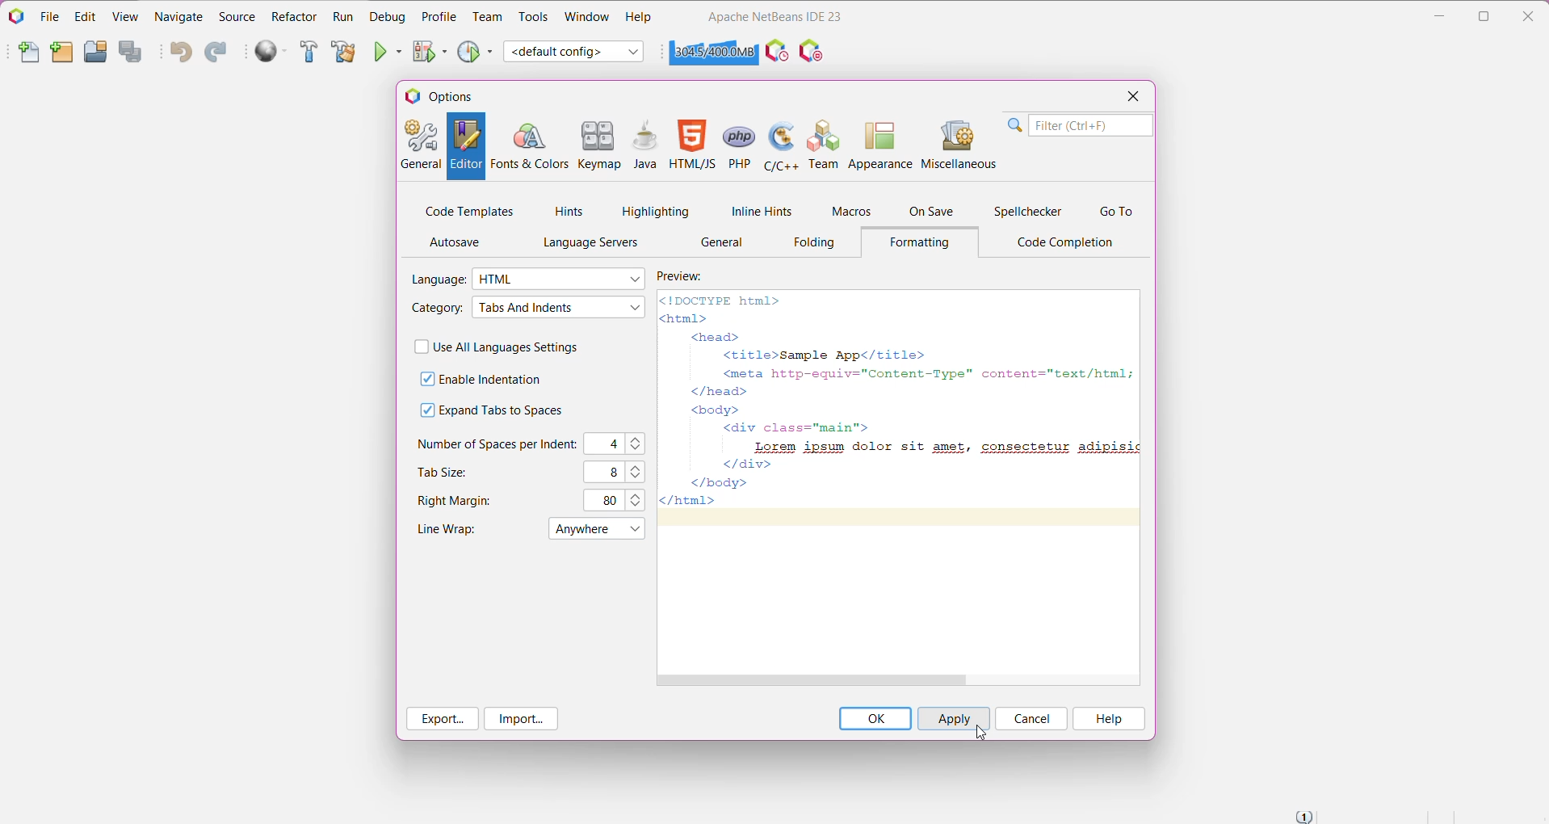 The height and width of the screenshot is (824, 1549). What do you see at coordinates (1116, 212) in the screenshot?
I see `Go To` at bounding box center [1116, 212].